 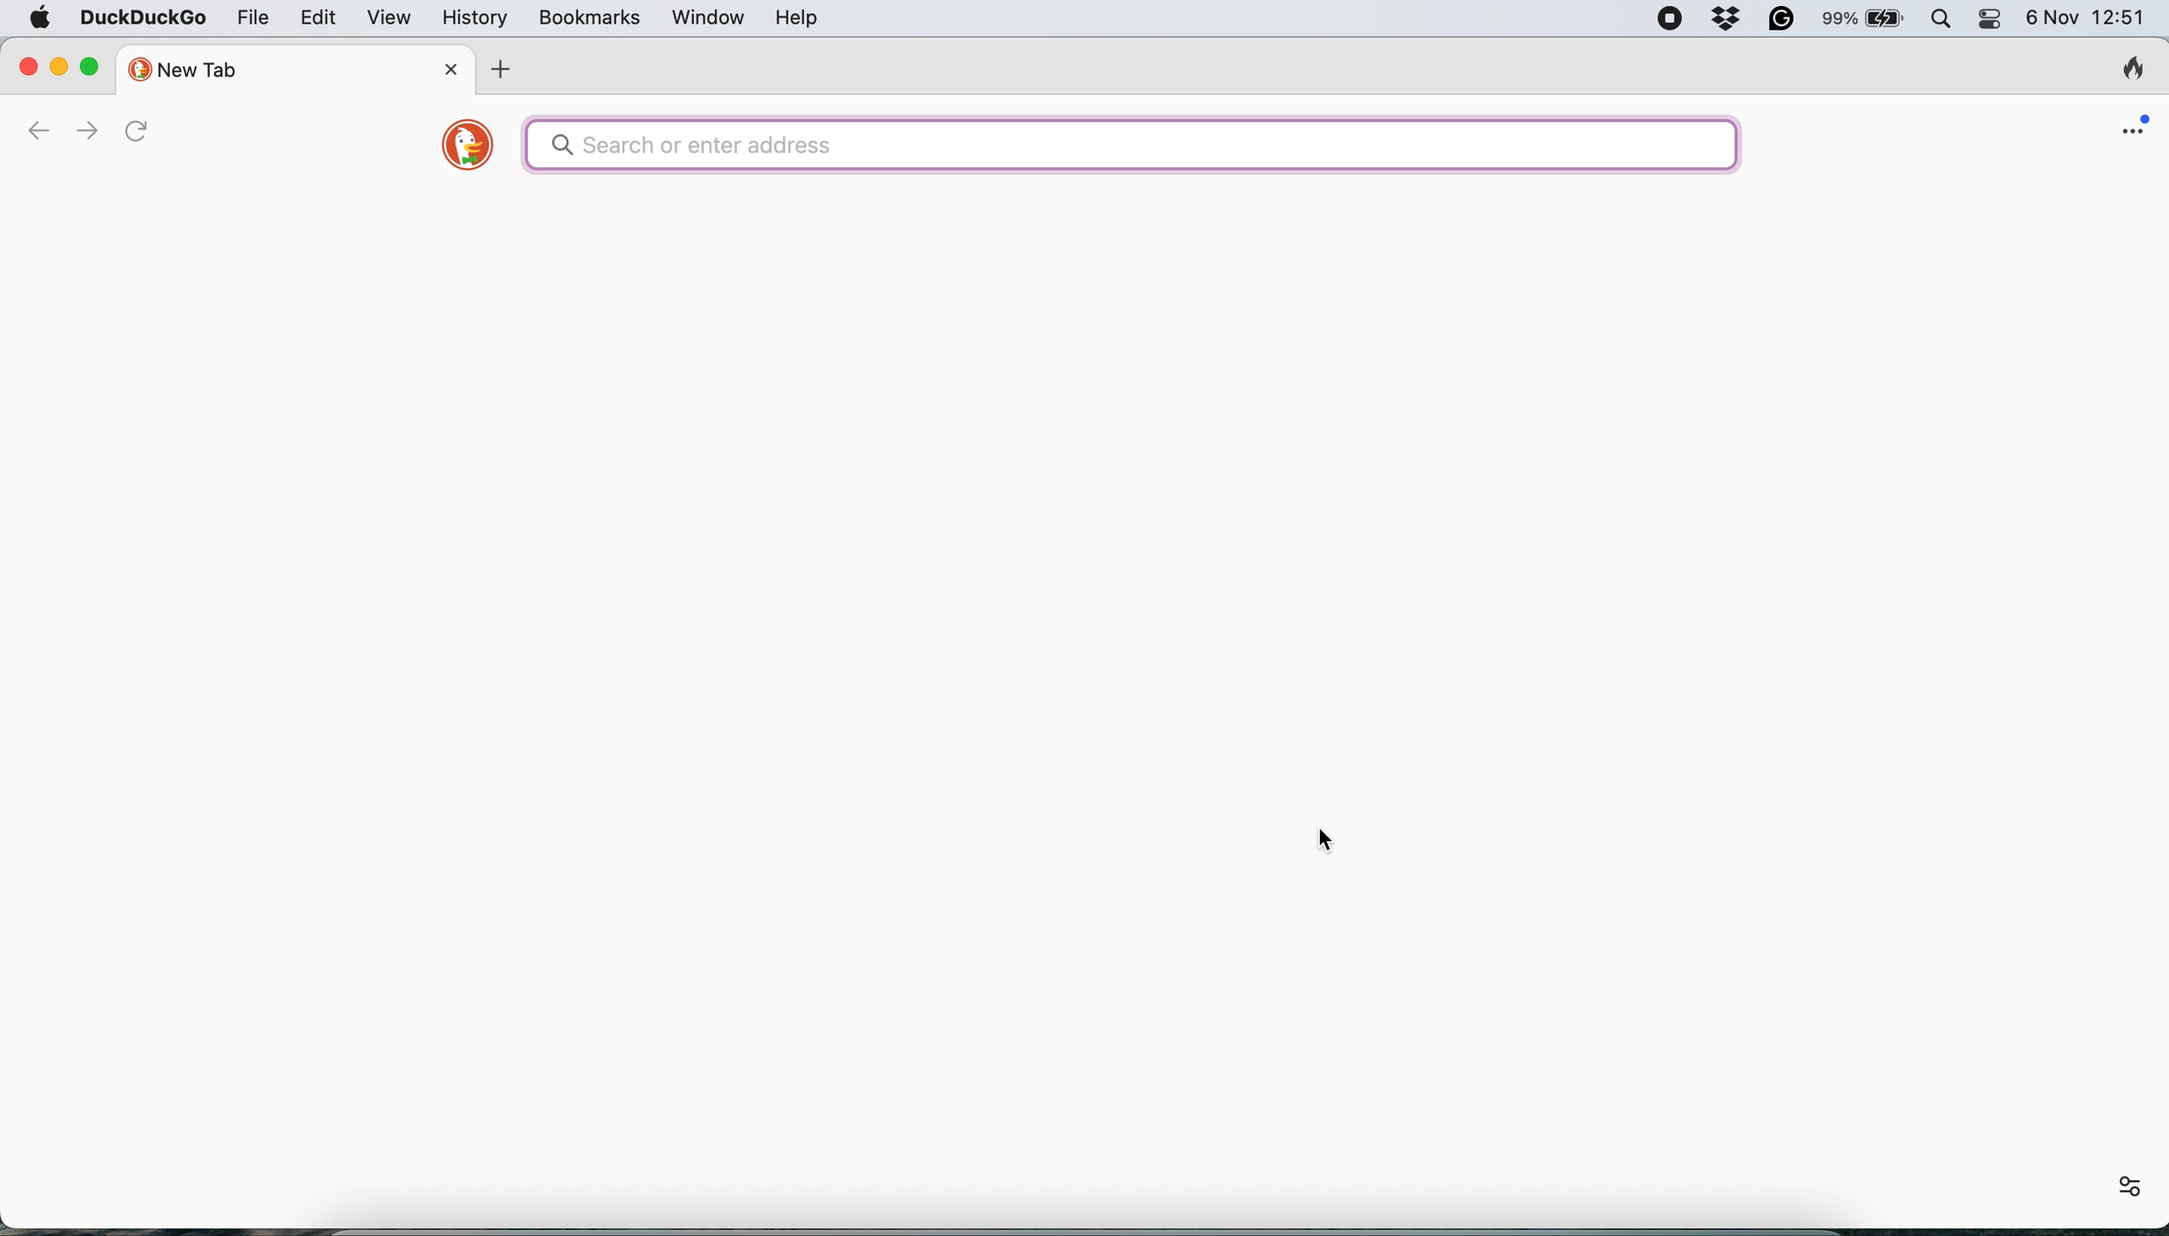 What do you see at coordinates (504, 68) in the screenshot?
I see `add new tab` at bounding box center [504, 68].